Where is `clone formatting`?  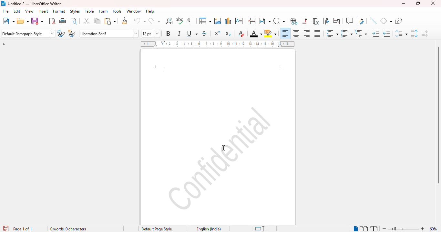 clone formatting is located at coordinates (125, 21).